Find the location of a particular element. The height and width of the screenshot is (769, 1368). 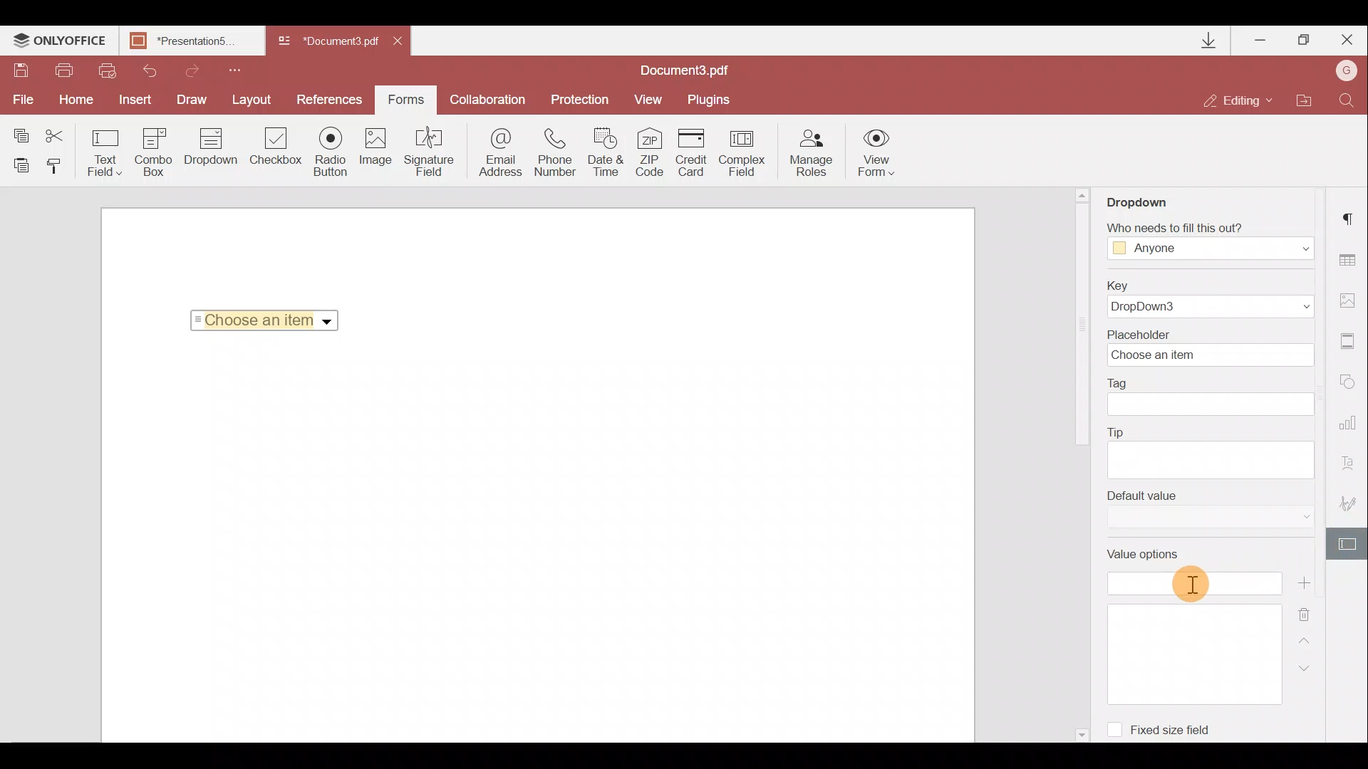

Minimize is located at coordinates (1258, 40).